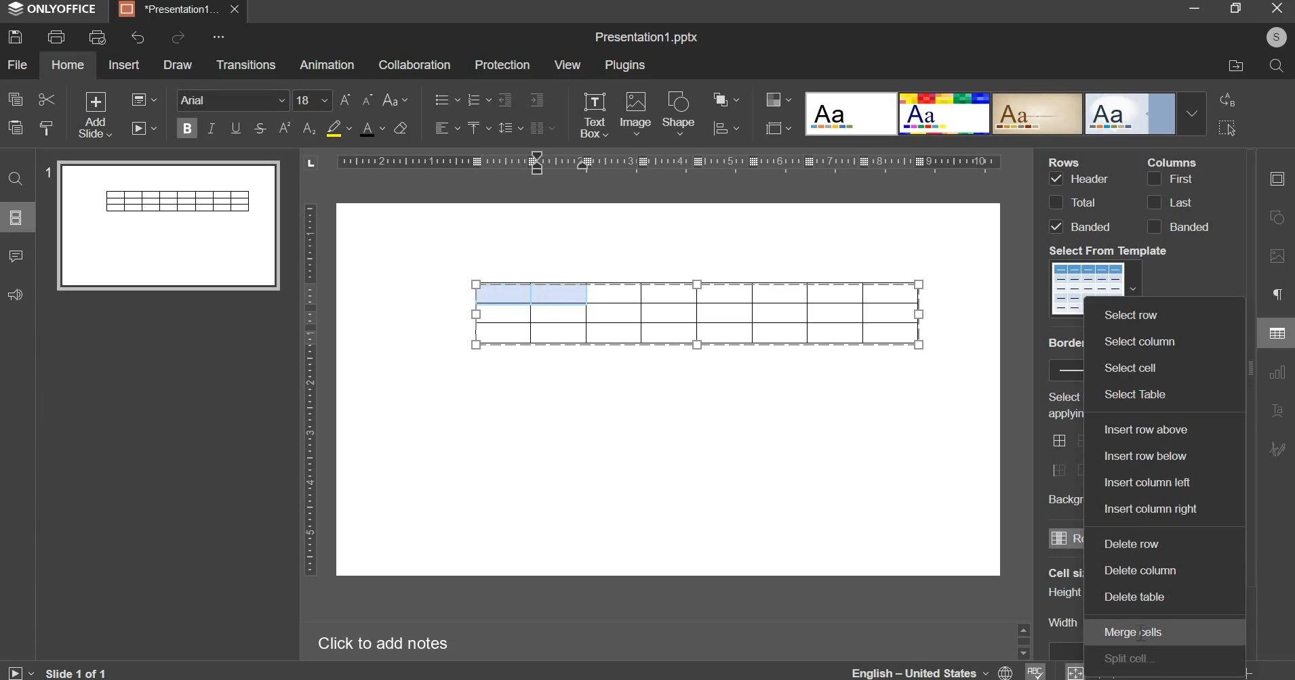 This screenshot has height=680, width=1295. What do you see at coordinates (235, 127) in the screenshot?
I see `underline` at bounding box center [235, 127].